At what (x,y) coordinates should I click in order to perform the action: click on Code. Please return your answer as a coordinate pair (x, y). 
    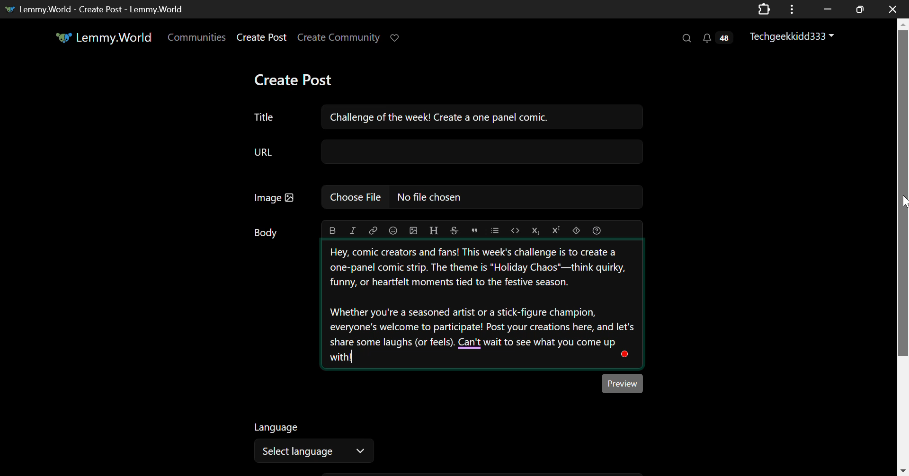
    Looking at the image, I should click on (515, 230).